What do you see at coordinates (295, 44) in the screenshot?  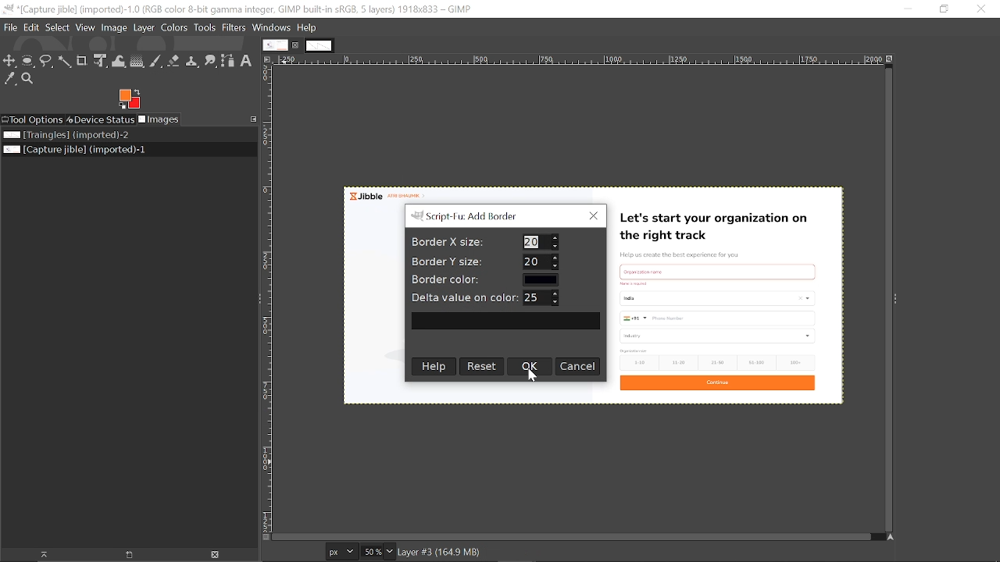 I see `Close current tab` at bounding box center [295, 44].